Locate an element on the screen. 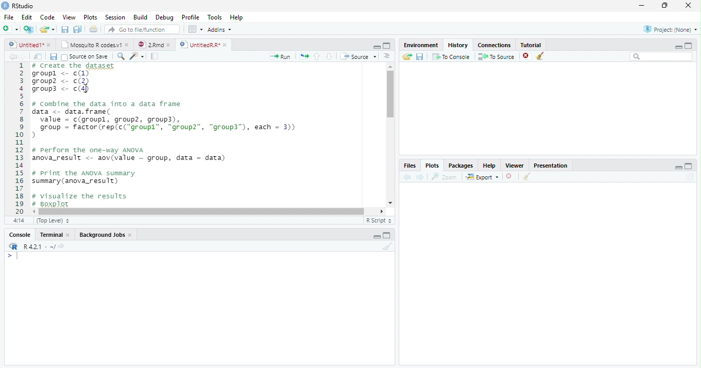  Cursor is located at coordinates (20, 257).